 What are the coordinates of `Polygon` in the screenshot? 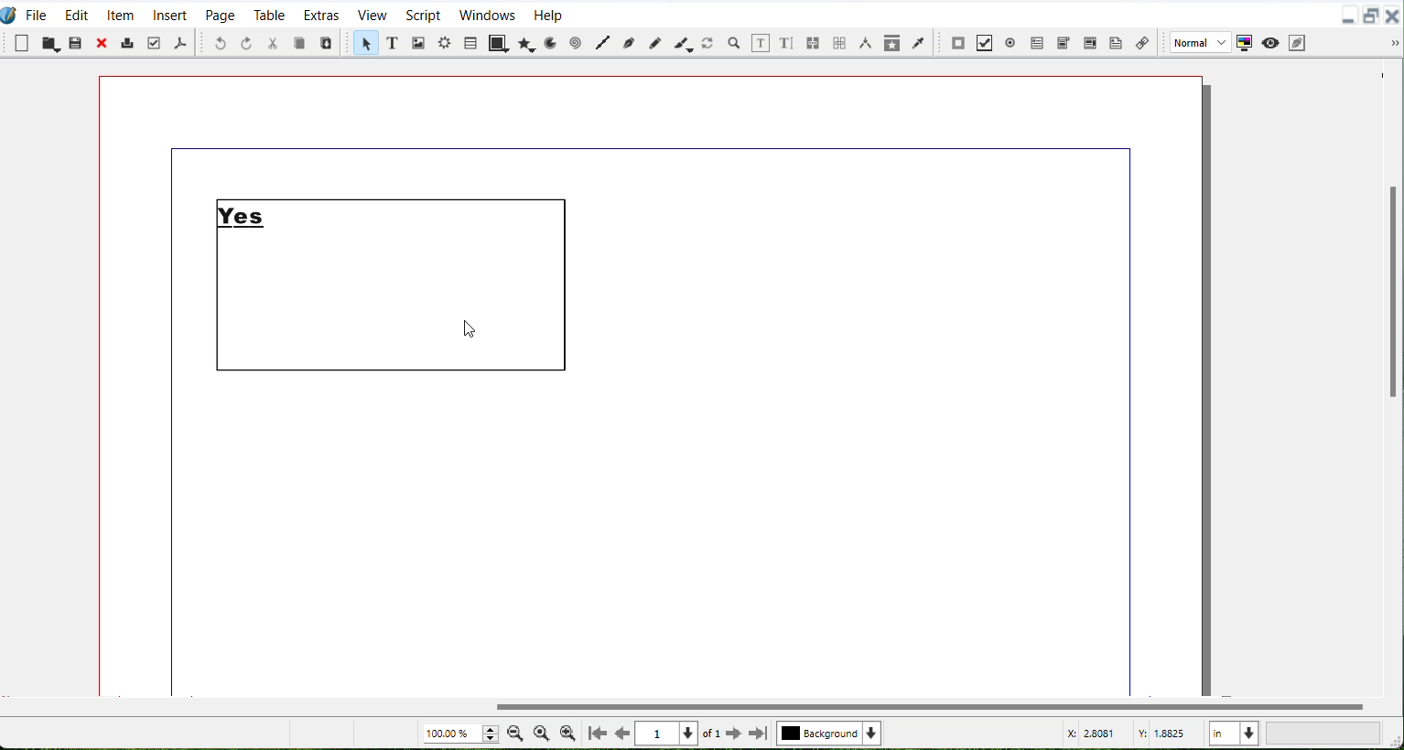 It's located at (525, 43).